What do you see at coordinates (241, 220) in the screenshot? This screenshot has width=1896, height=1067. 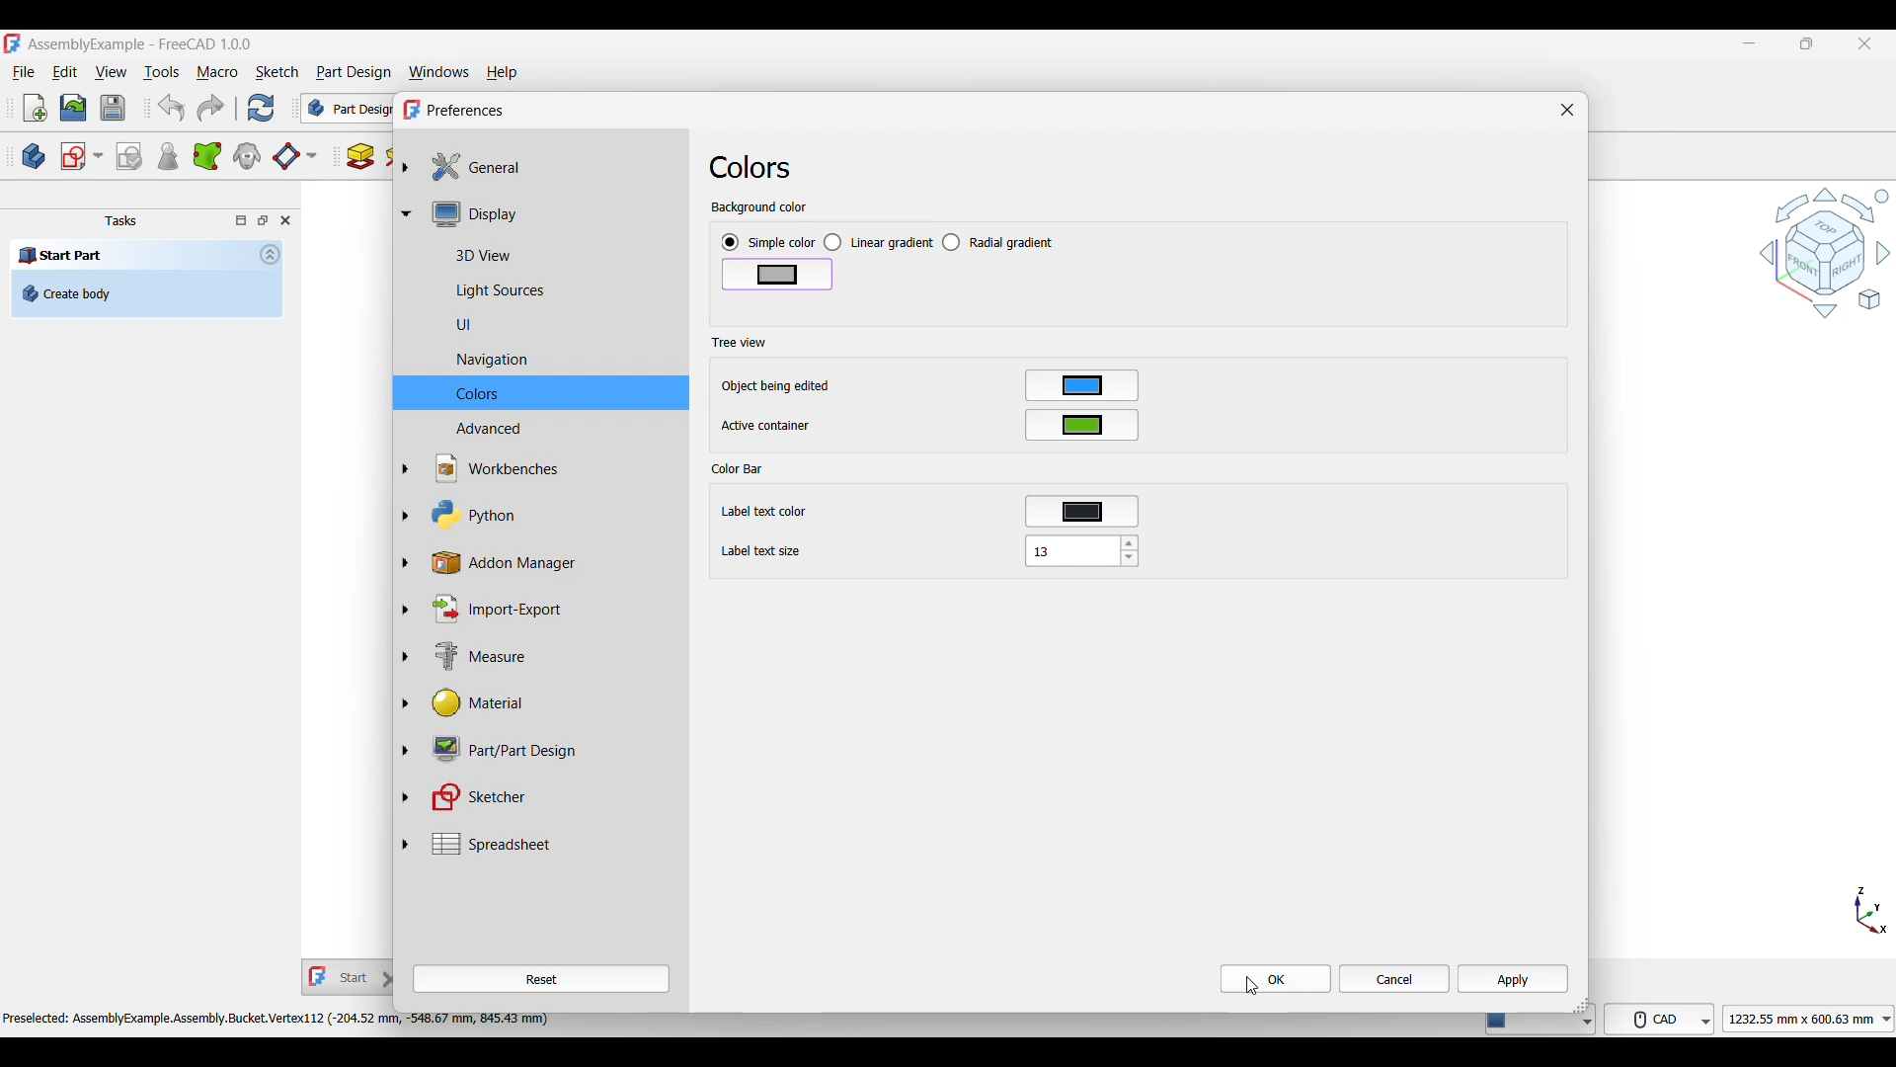 I see `Toggle overlay` at bounding box center [241, 220].